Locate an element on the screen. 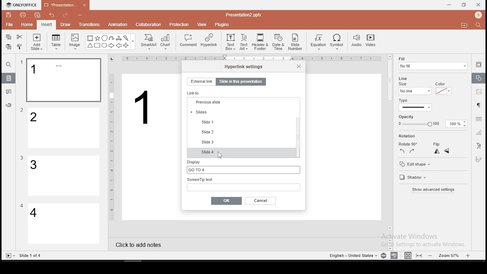 Image resolution: width=487 pixels, height=274 pixels. slide in this presentation is located at coordinates (241, 82).